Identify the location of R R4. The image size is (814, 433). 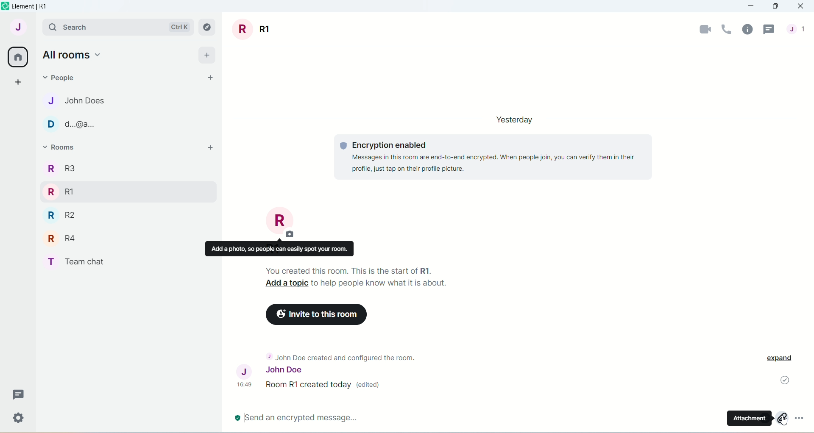
(64, 239).